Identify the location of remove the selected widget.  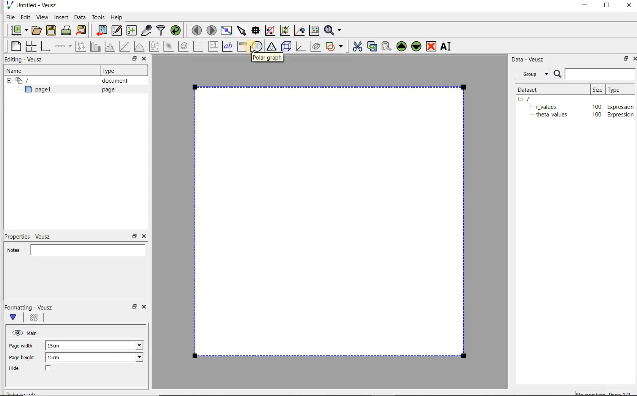
(431, 46).